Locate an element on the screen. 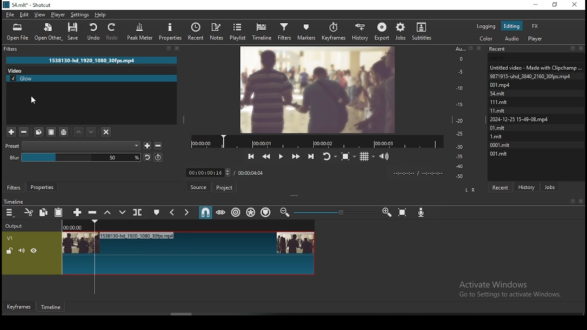 The width and height of the screenshot is (587, 330). video progress bar is located at coordinates (317, 141).